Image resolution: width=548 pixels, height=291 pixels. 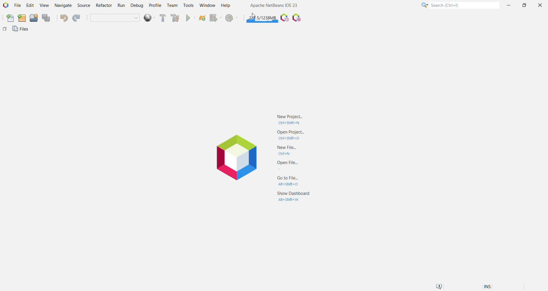 What do you see at coordinates (47, 18) in the screenshot?
I see `Save All` at bounding box center [47, 18].